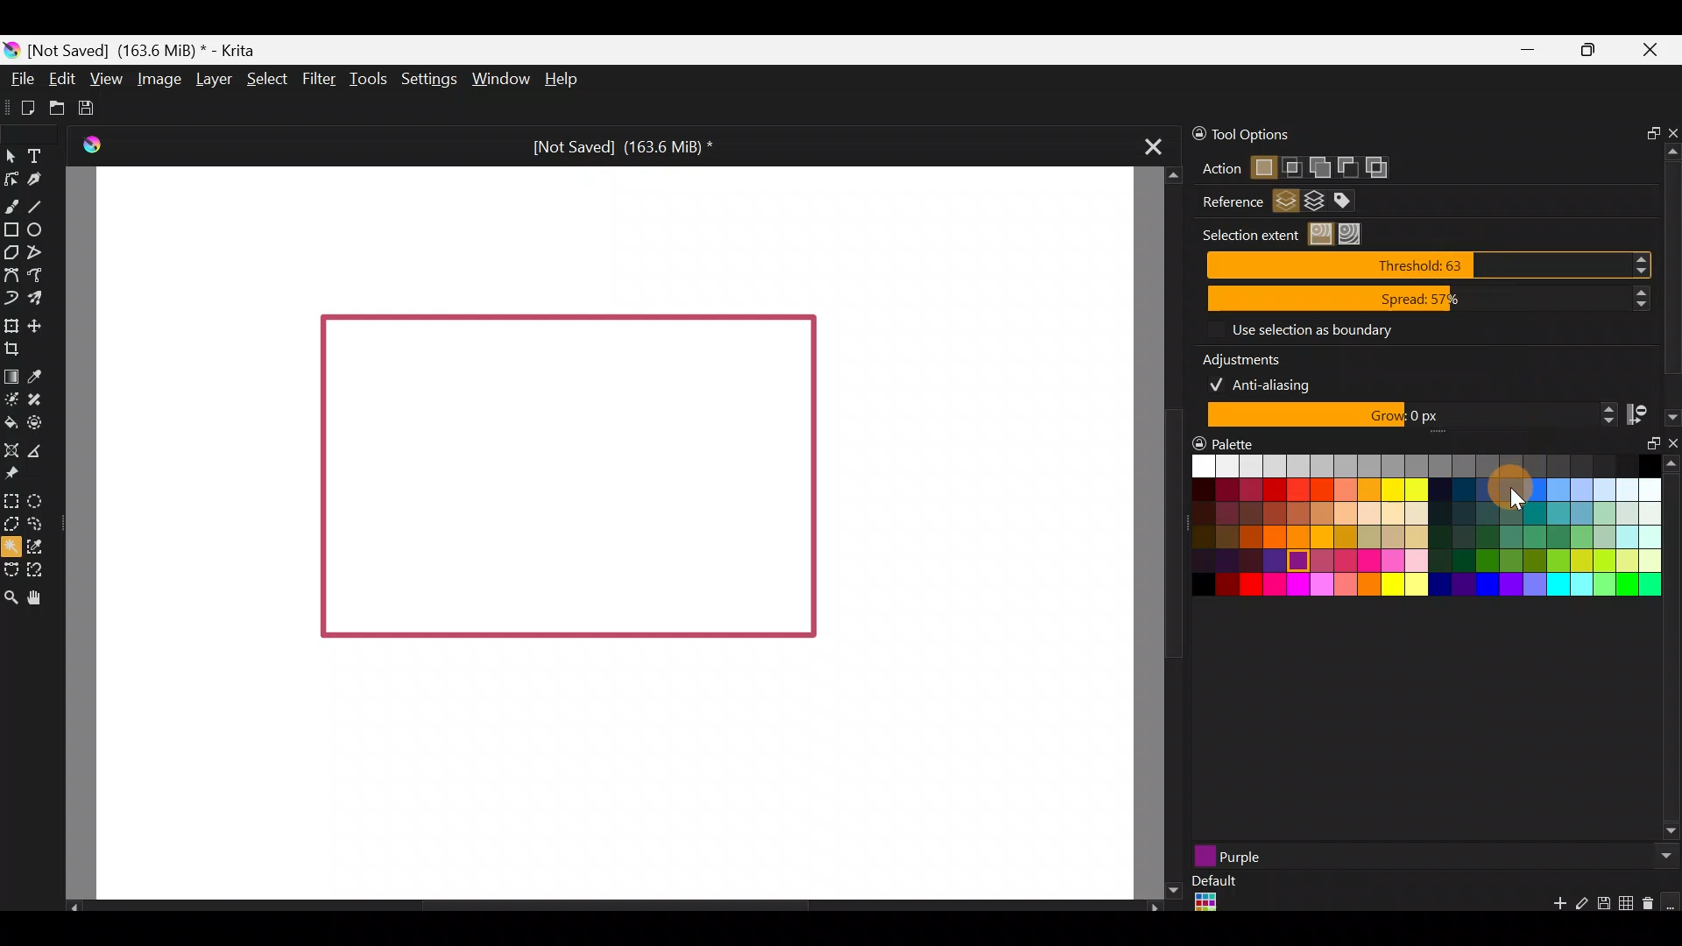  What do you see at coordinates (41, 229) in the screenshot?
I see `Ellipse tool` at bounding box center [41, 229].